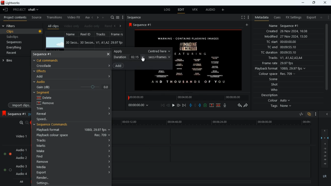 The image size is (331, 186). What do you see at coordinates (12, 3) in the screenshot?
I see `lightworks` at bounding box center [12, 3].